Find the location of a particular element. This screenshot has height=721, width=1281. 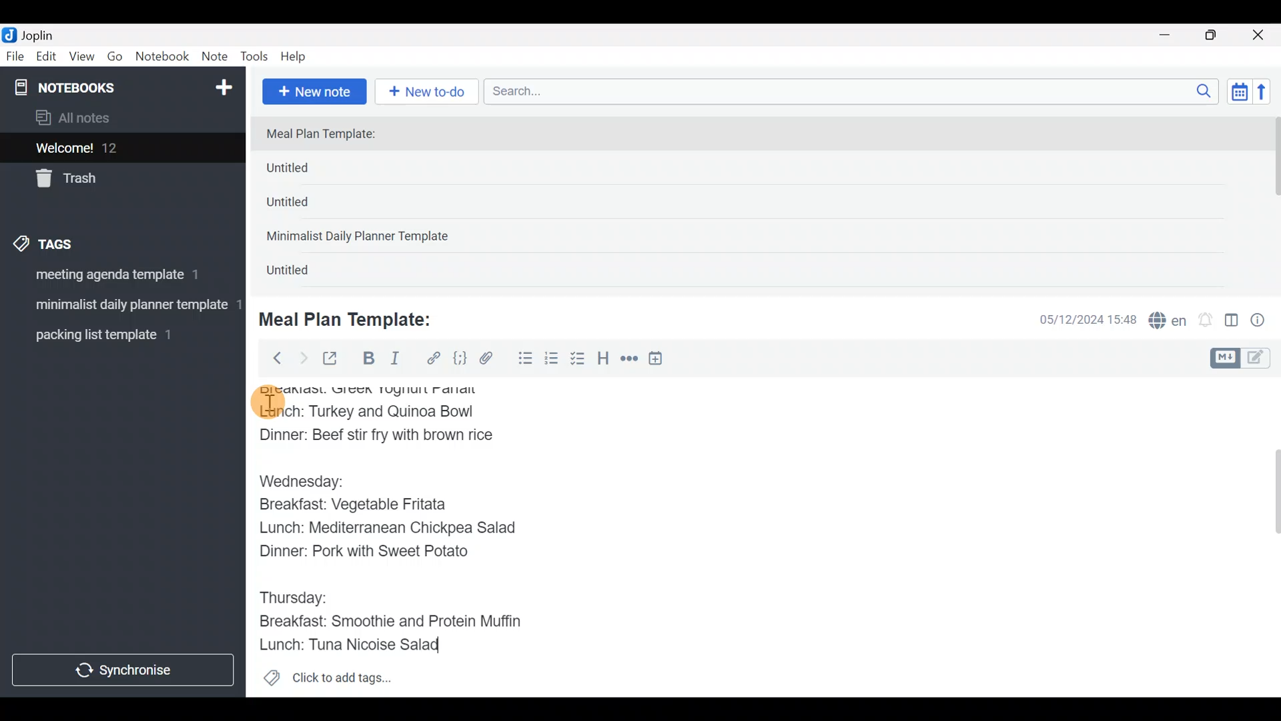

Wednesday: is located at coordinates (306, 480).